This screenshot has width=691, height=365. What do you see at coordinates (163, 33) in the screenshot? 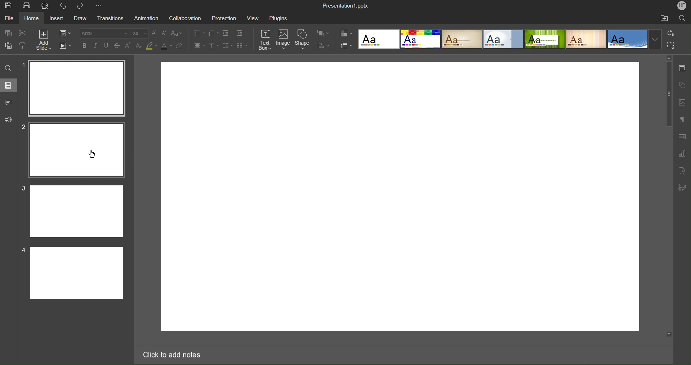
I see `decrease font size` at bounding box center [163, 33].